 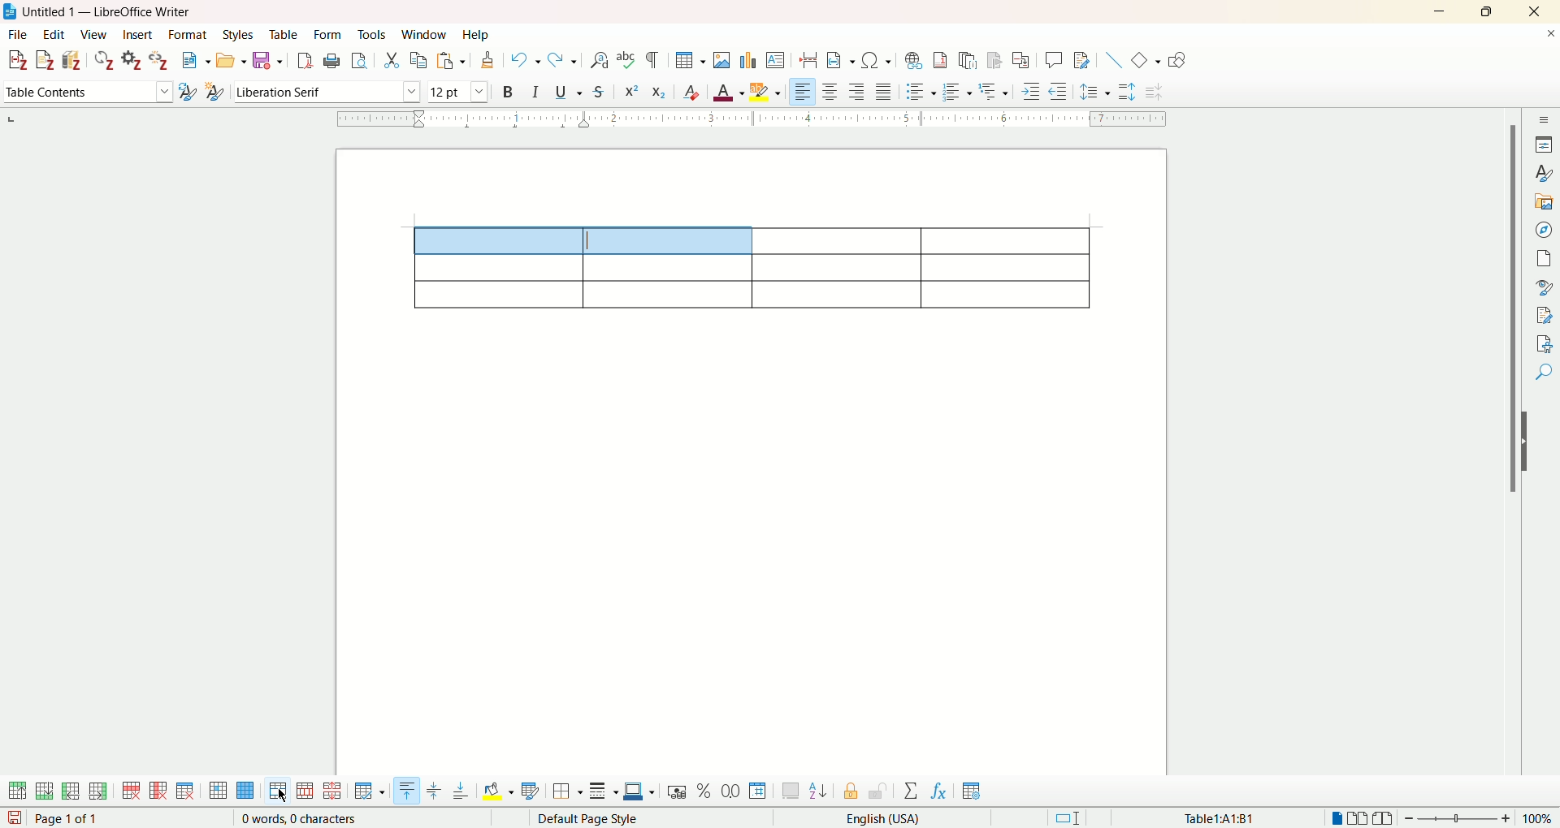 I want to click on insert line, so click(x=1114, y=60).